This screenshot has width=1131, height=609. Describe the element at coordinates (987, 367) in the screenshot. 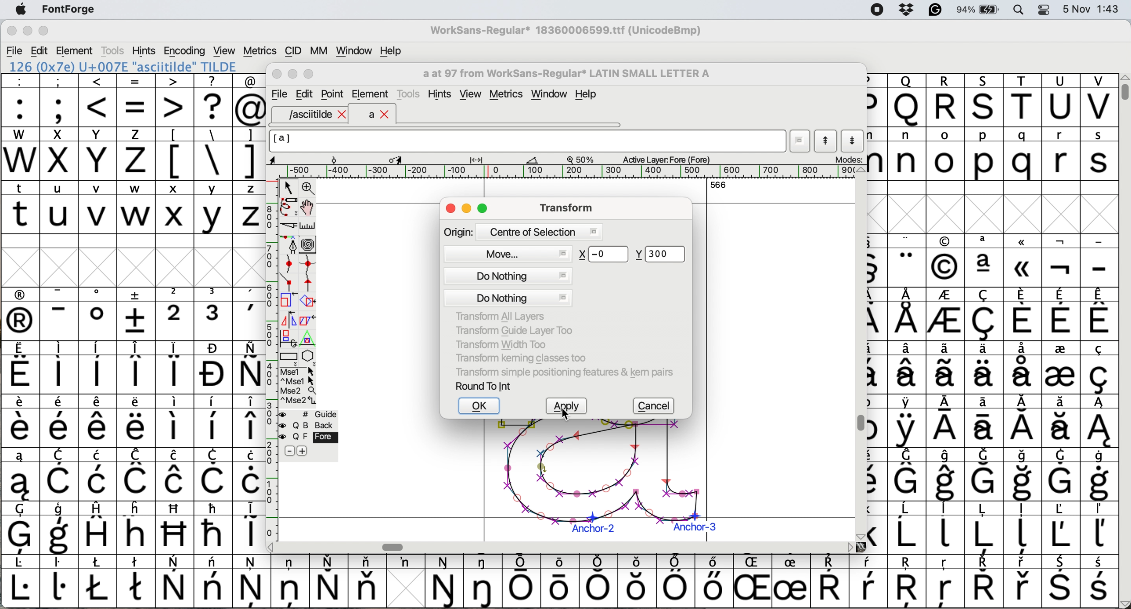

I see `symbol` at that location.